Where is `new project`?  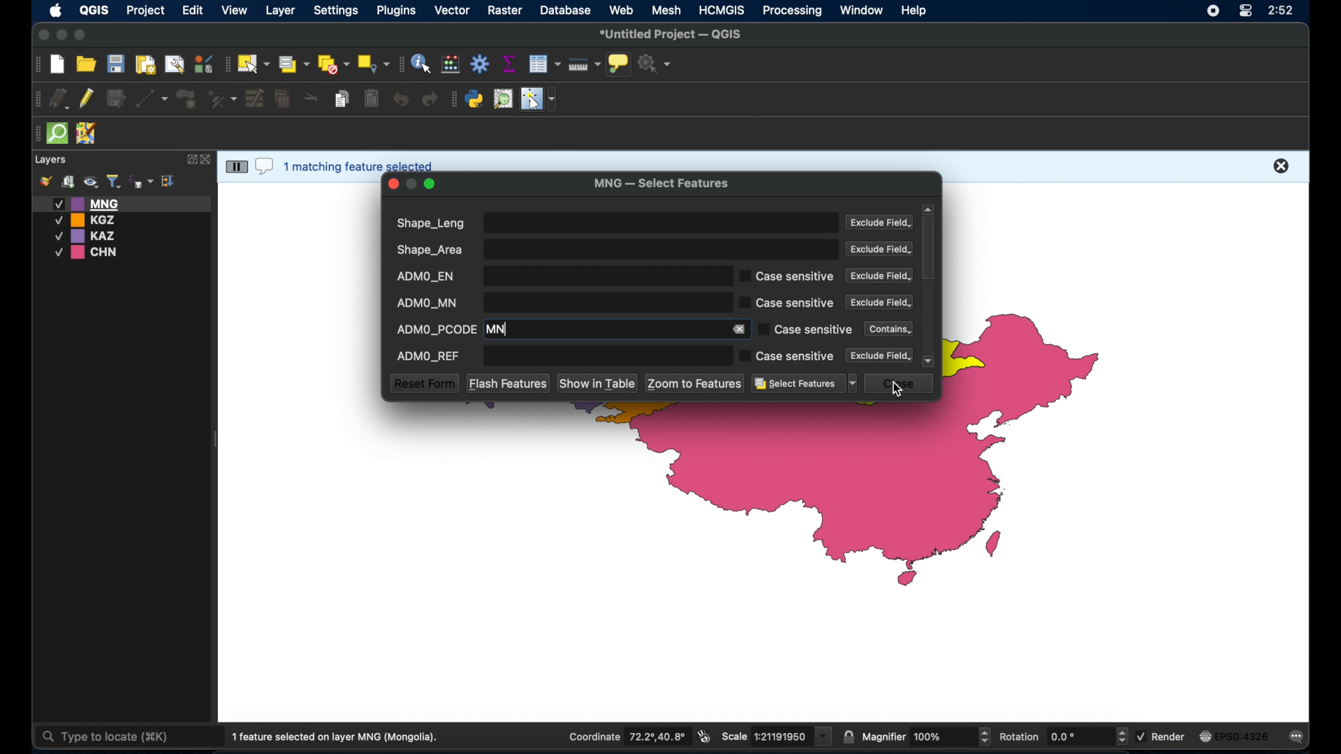 new project is located at coordinates (58, 65).